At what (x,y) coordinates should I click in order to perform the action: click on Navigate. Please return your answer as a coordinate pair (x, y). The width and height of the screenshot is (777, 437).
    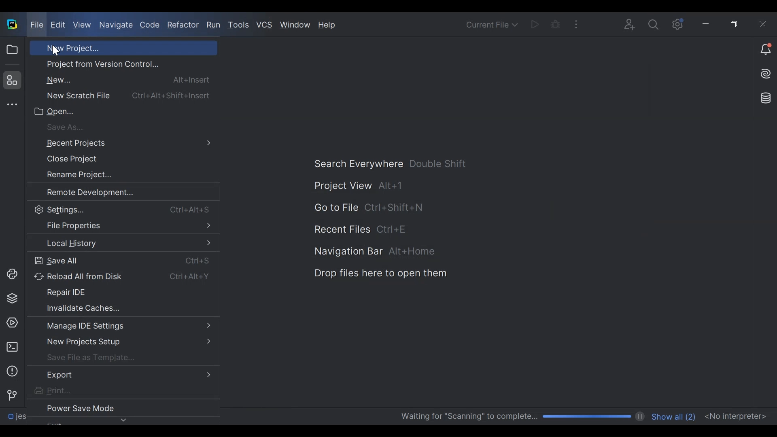
    Looking at the image, I should click on (116, 26).